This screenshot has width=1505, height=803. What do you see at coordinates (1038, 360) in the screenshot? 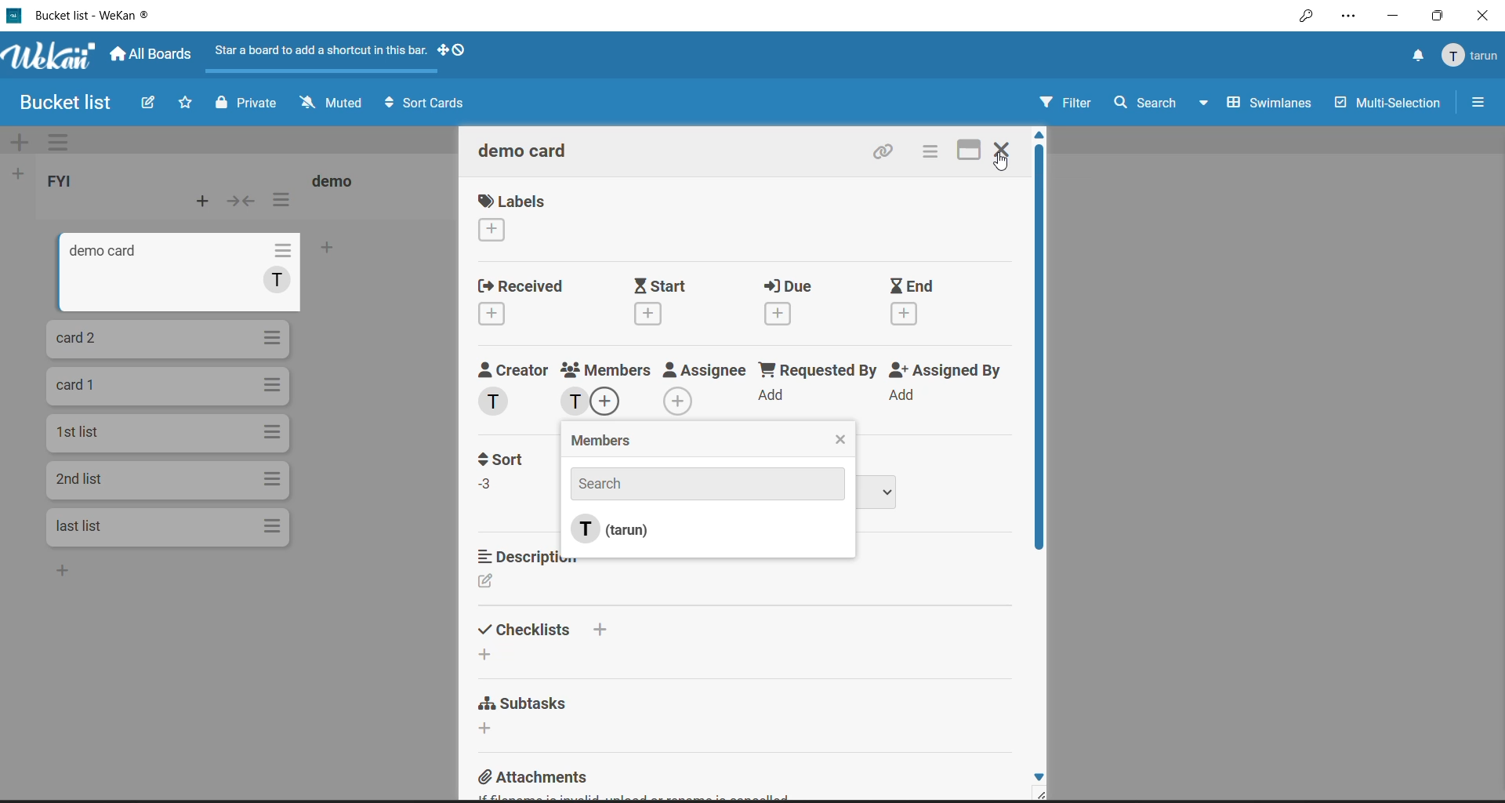
I see `vertical scroll bar` at bounding box center [1038, 360].